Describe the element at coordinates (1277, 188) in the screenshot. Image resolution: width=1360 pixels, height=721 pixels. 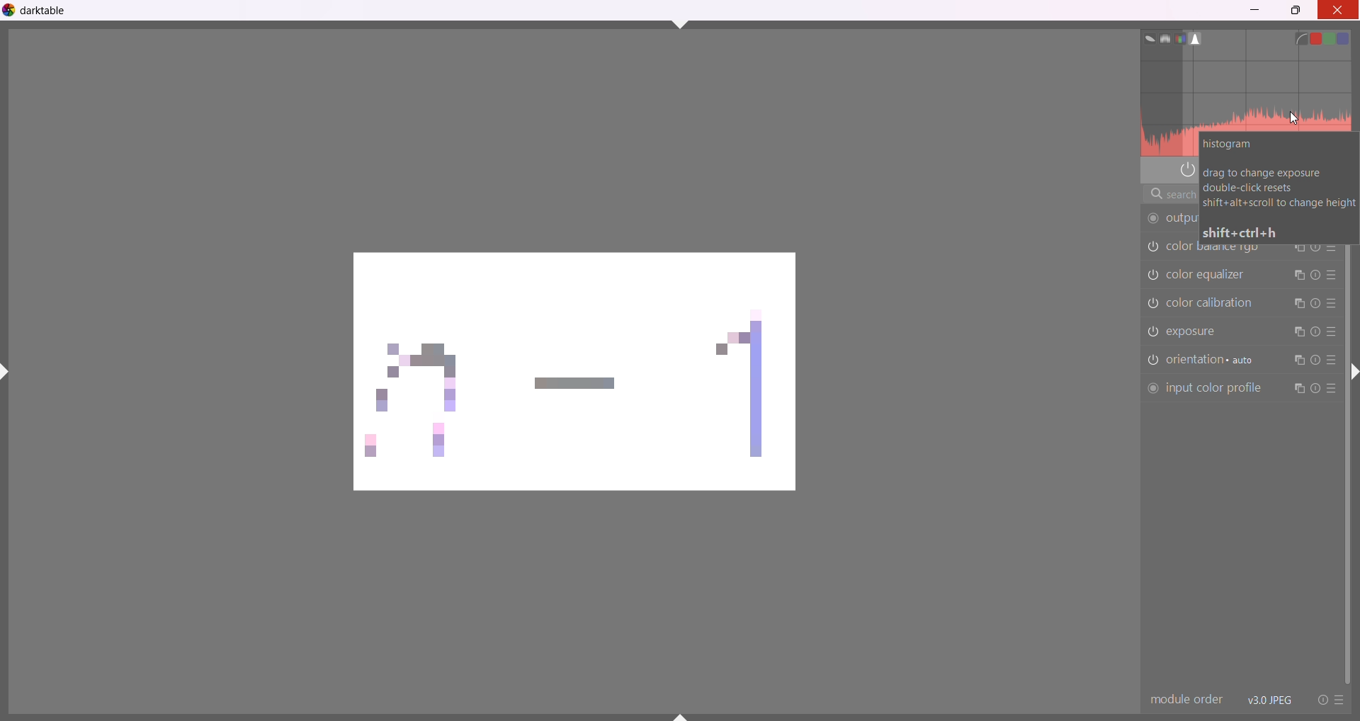
I see `information` at that location.